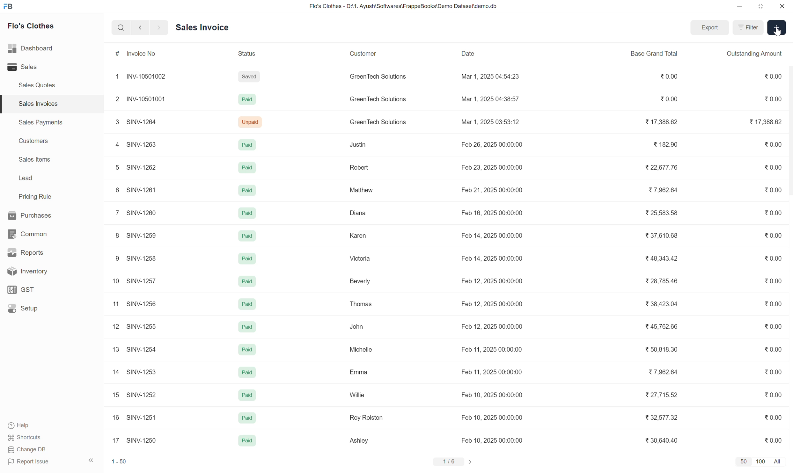 This screenshot has width=793, height=473. Describe the element at coordinates (116, 236) in the screenshot. I see `8` at that location.